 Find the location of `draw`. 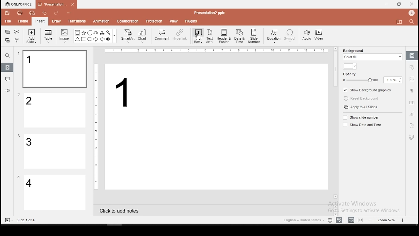

draw is located at coordinates (57, 21).